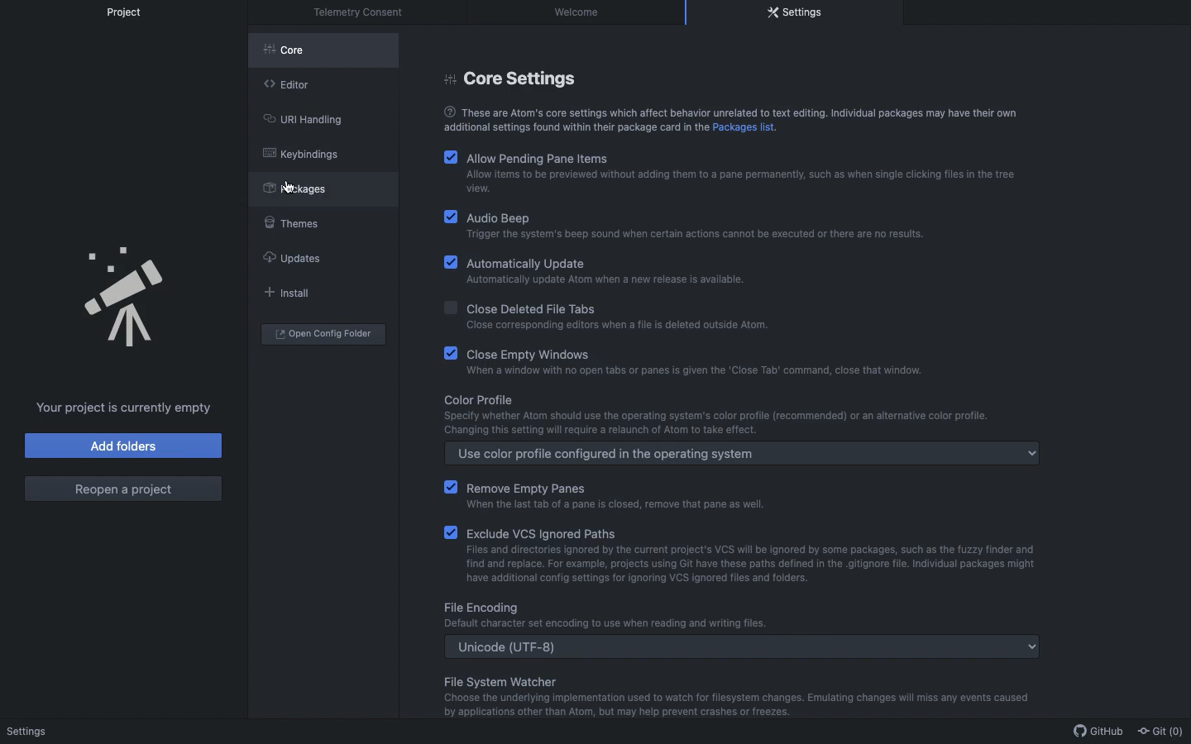  Describe the element at coordinates (125, 408) in the screenshot. I see `Your project is currently empty` at that location.